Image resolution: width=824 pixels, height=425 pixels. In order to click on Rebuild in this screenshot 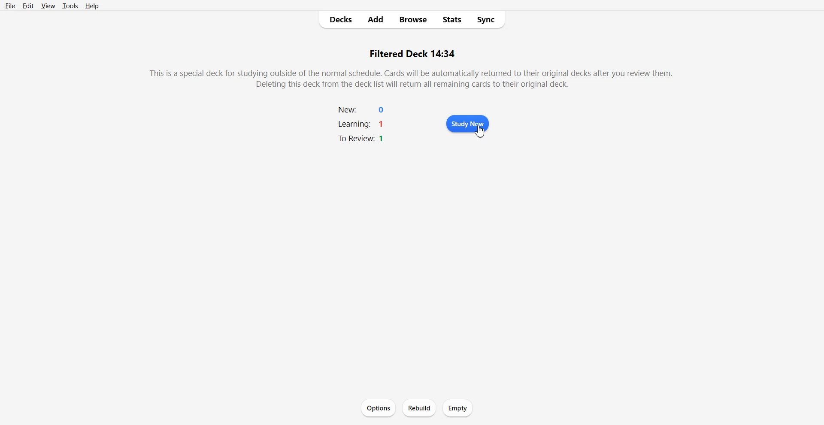, I will do `click(419, 408)`.